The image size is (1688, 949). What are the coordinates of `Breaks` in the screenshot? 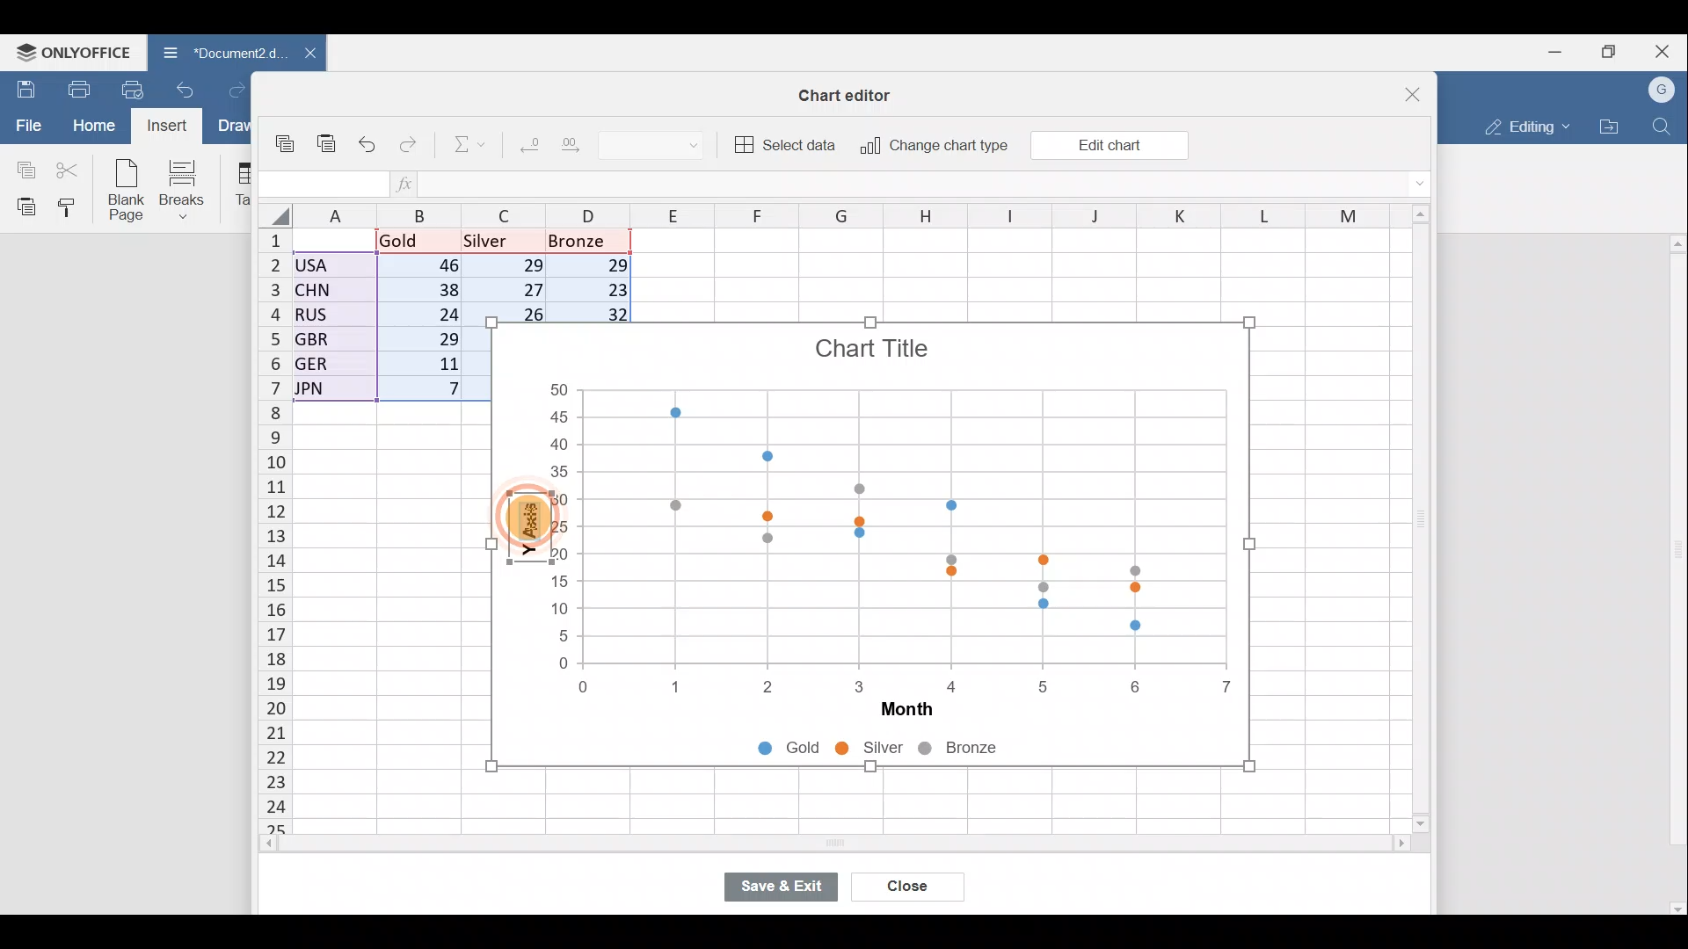 It's located at (189, 188).